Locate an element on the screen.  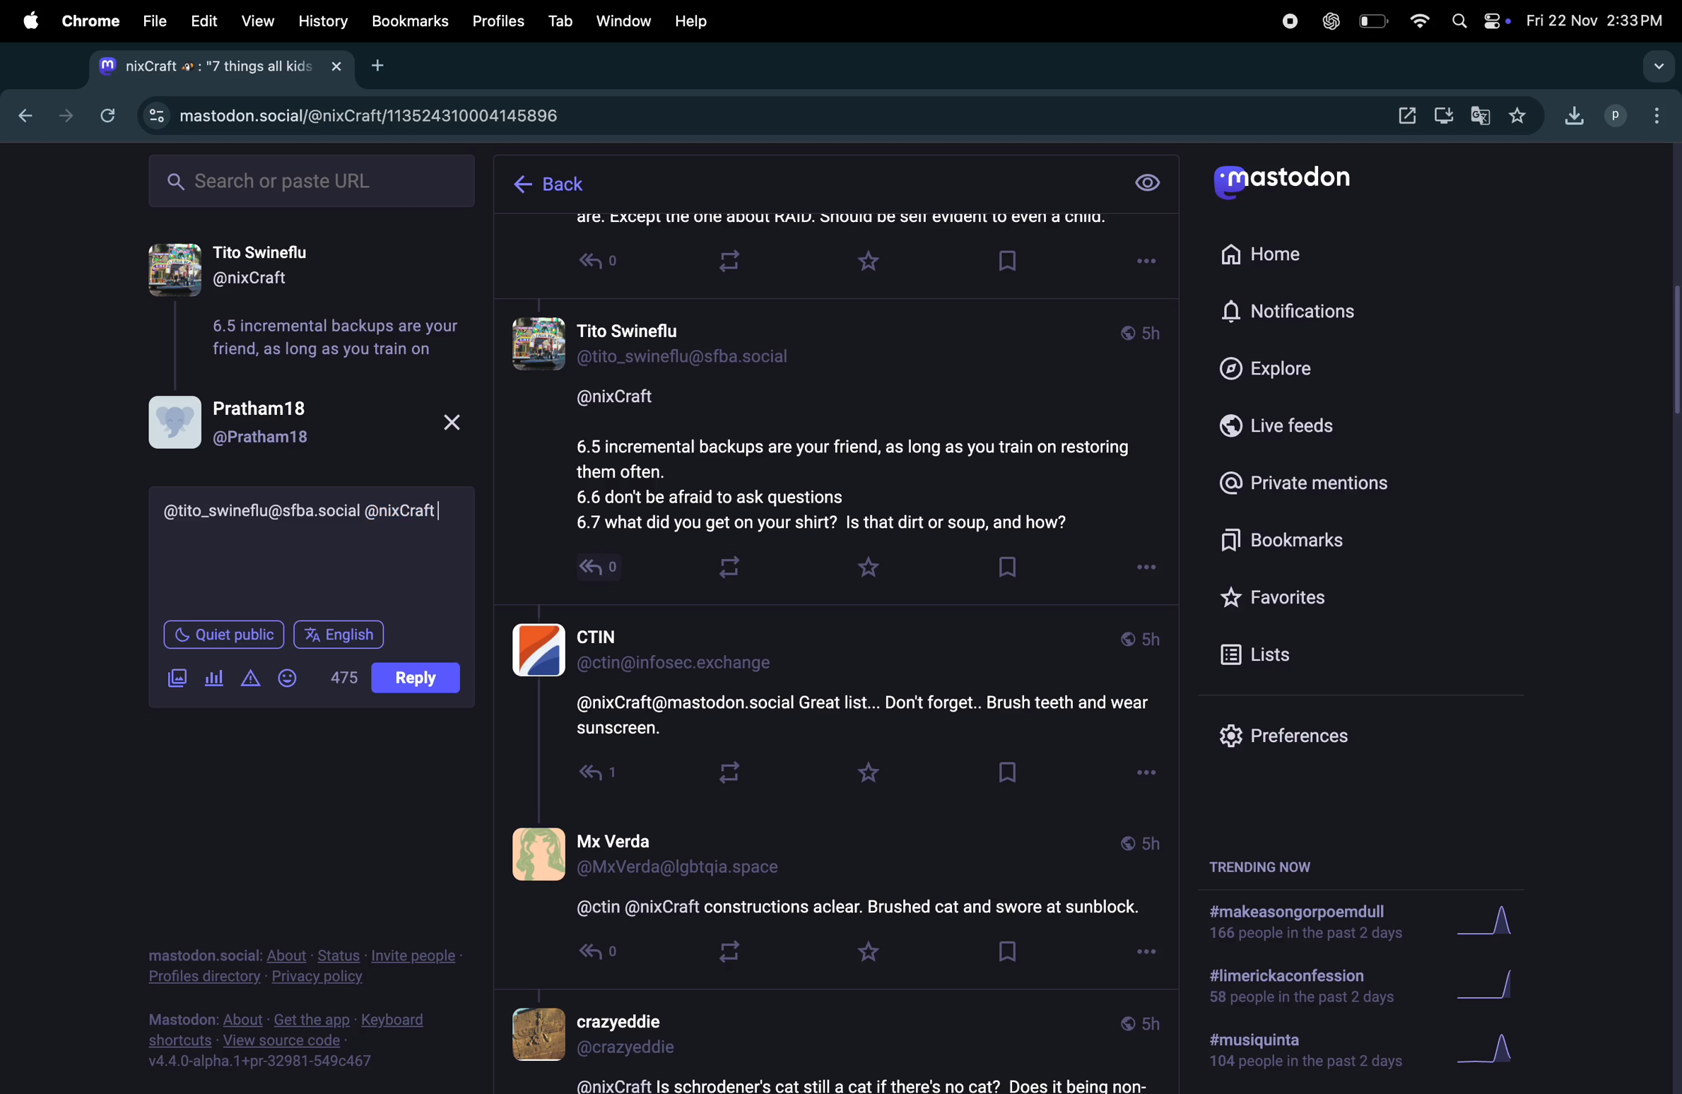
options is located at coordinates (1143, 572).